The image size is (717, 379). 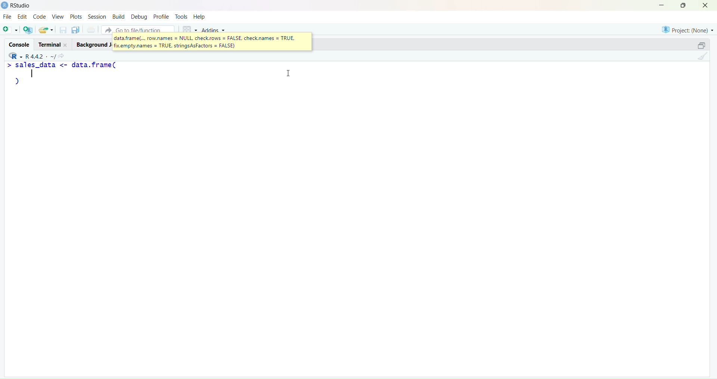 What do you see at coordinates (181, 16) in the screenshot?
I see `tools` at bounding box center [181, 16].